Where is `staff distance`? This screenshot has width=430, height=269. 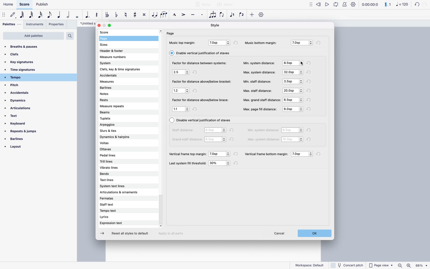
staff distance is located at coordinates (184, 130).